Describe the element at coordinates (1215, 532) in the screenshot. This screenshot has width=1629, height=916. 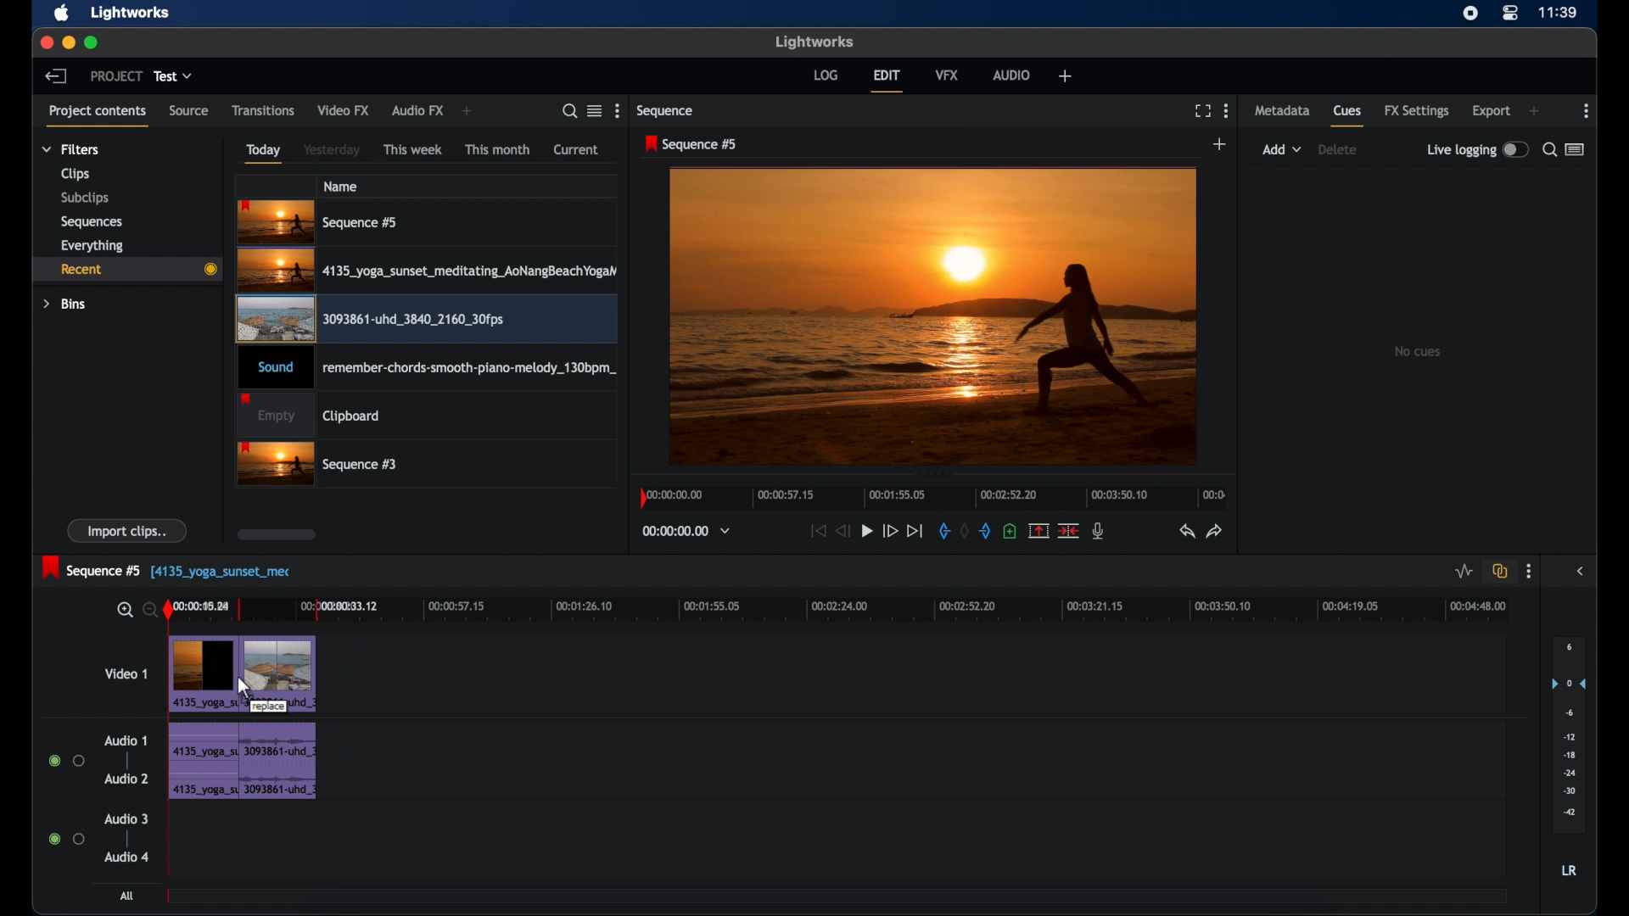
I see `redo` at that location.